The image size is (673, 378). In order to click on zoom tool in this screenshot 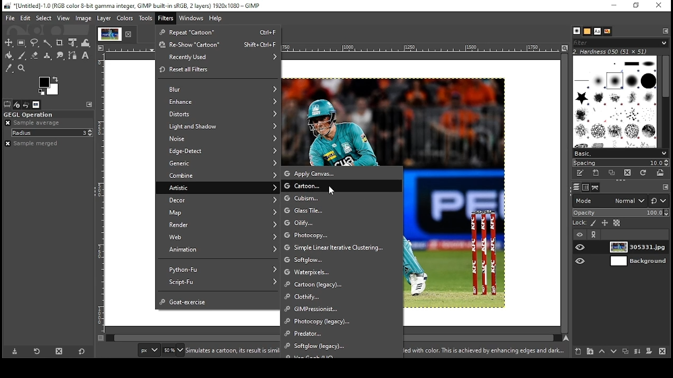, I will do `click(22, 68)`.